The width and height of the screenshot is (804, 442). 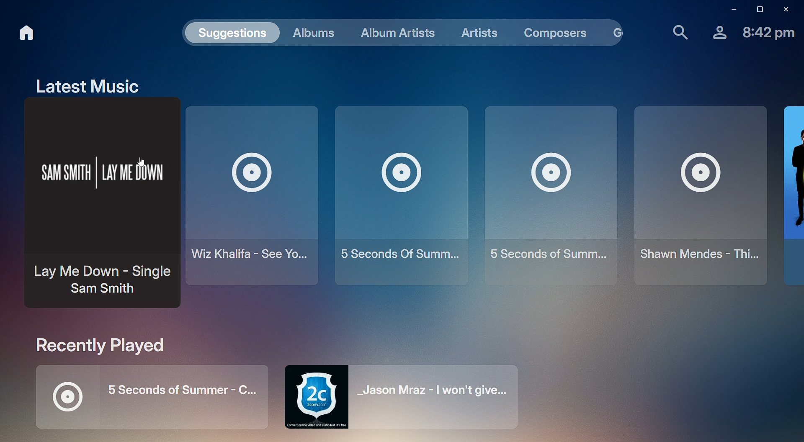 What do you see at coordinates (234, 33) in the screenshot?
I see `Suggestions` at bounding box center [234, 33].